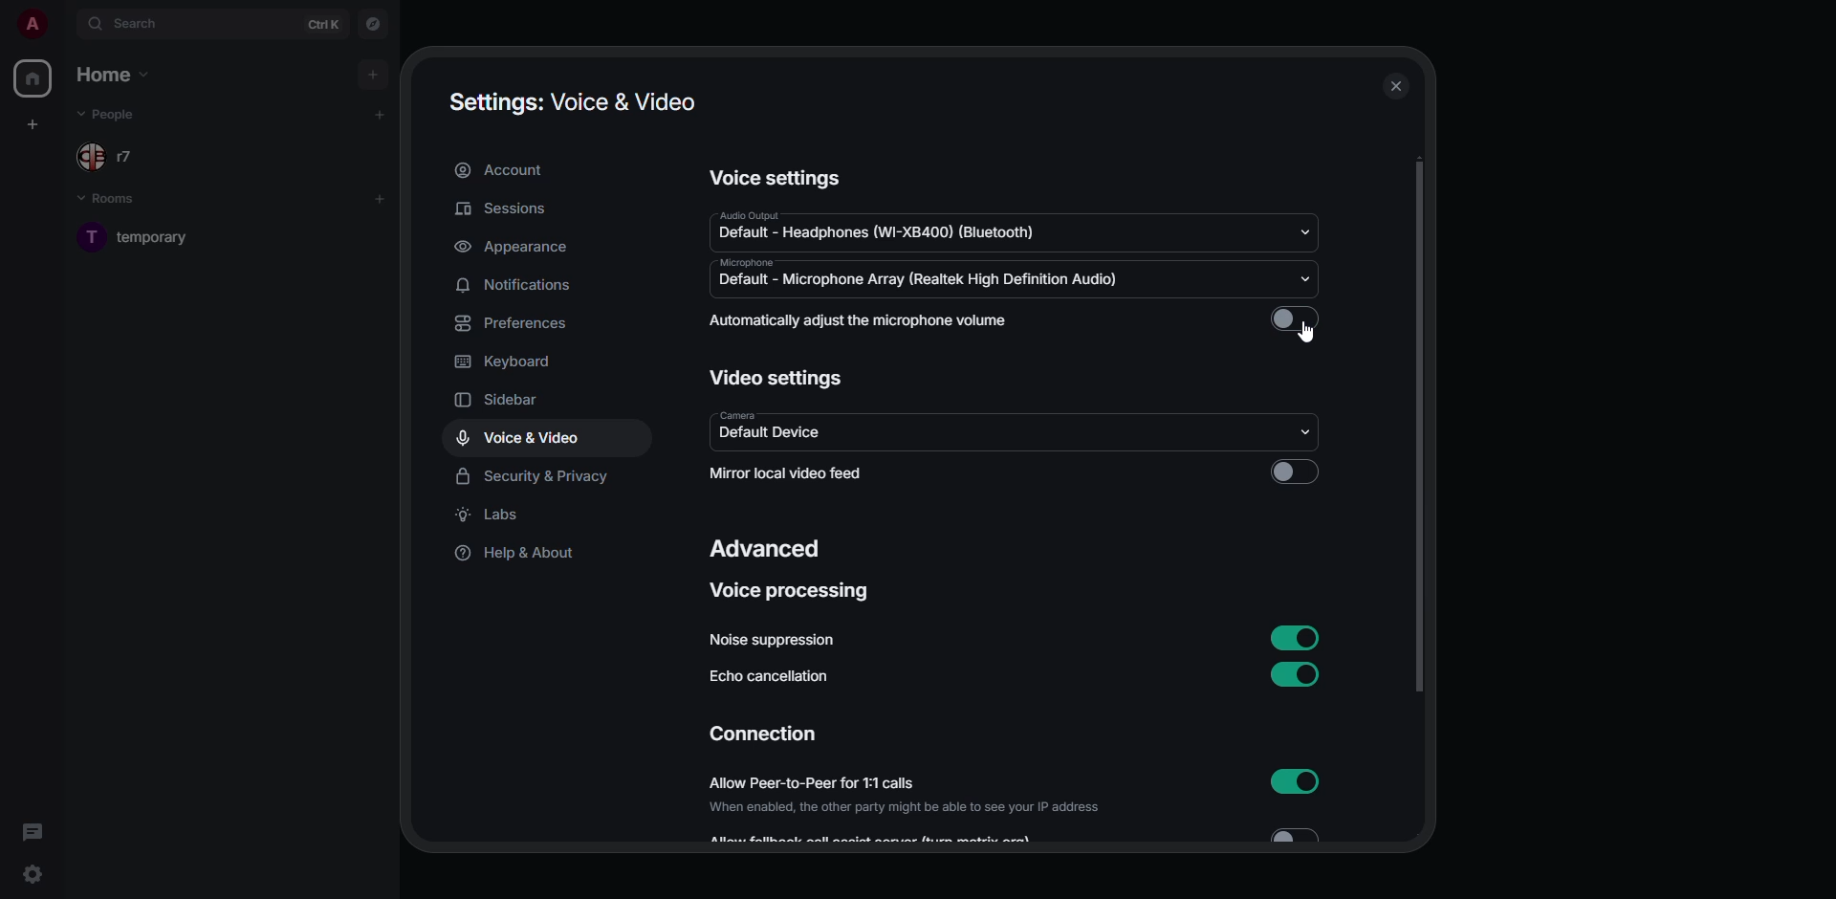  What do you see at coordinates (773, 436) in the screenshot?
I see `Default Device` at bounding box center [773, 436].